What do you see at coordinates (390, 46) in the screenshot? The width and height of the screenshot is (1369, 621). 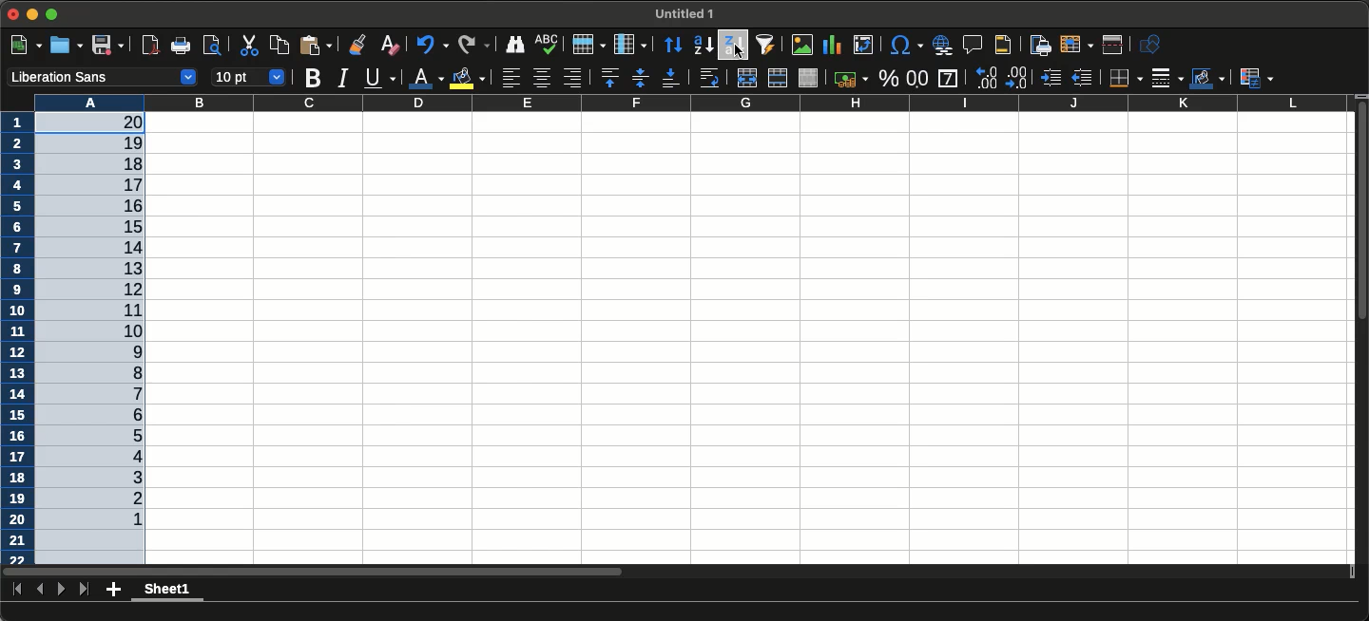 I see `Clear direct formatting` at bounding box center [390, 46].